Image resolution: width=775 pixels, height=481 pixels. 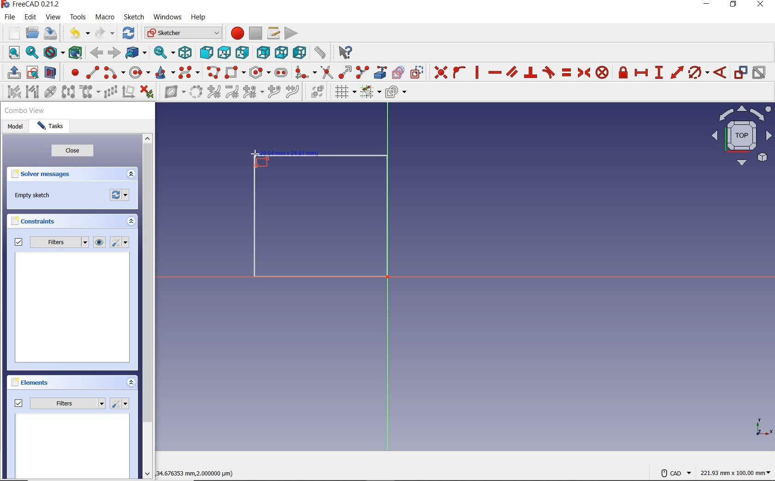 I want to click on 34.676353mm,2.000000 μm, so click(x=199, y=472).